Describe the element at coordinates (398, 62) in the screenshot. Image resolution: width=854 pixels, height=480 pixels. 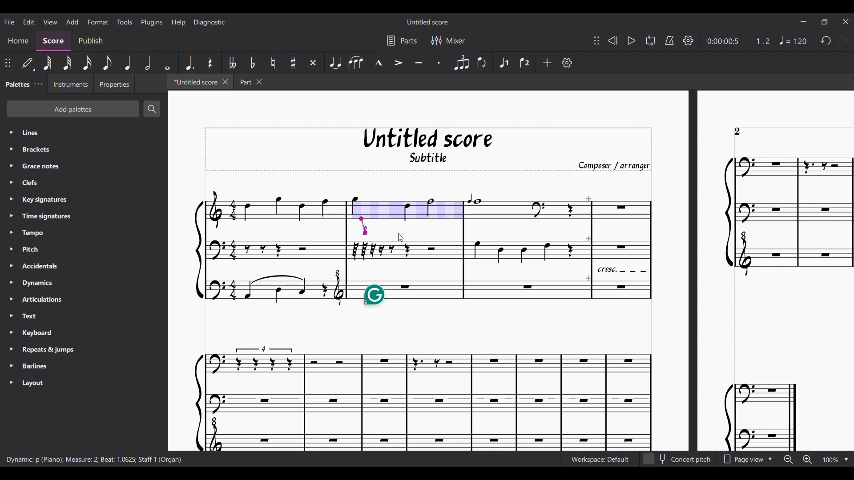
I see `Accent` at that location.